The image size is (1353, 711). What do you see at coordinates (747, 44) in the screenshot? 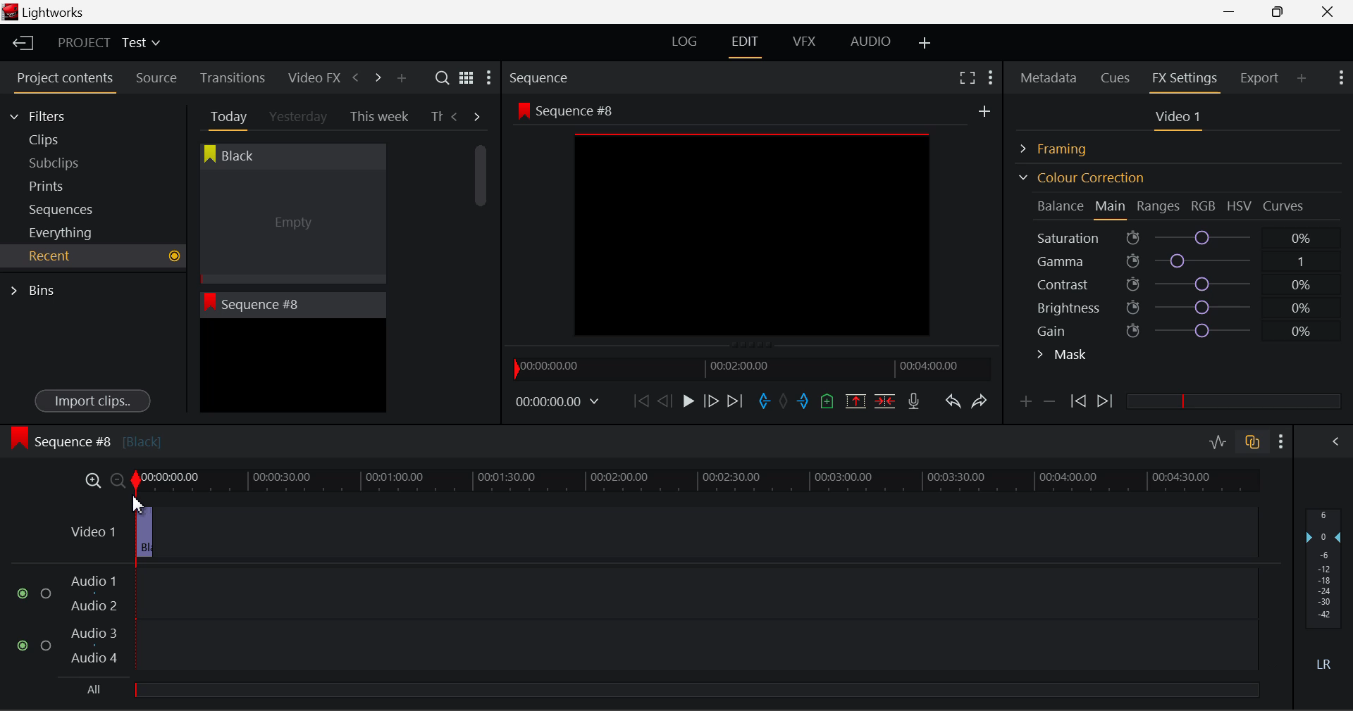
I see `EDIT Layout` at bounding box center [747, 44].